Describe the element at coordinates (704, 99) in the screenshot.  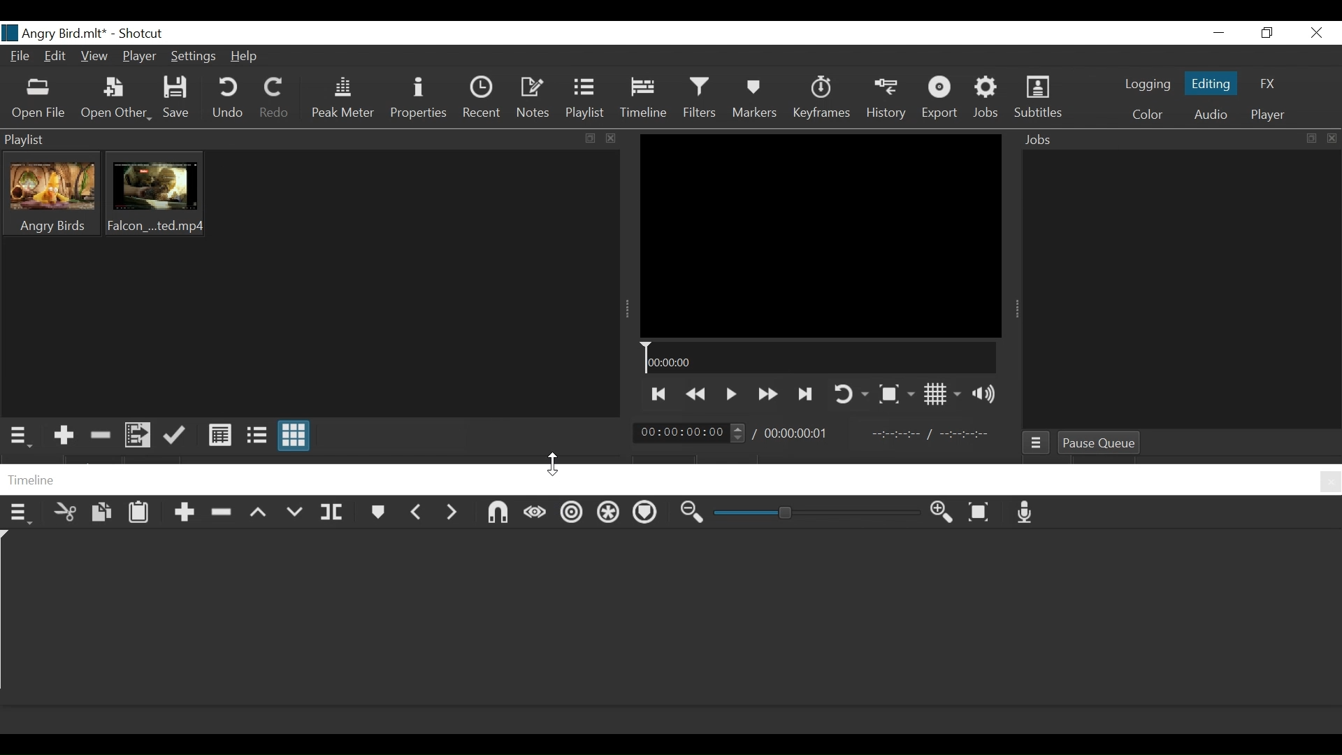
I see `Filters` at that location.